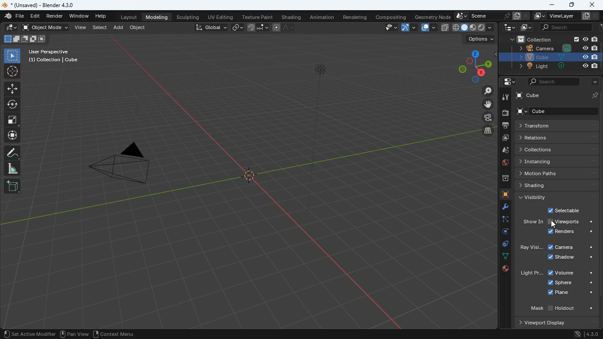  What do you see at coordinates (157, 17) in the screenshot?
I see `modeling` at bounding box center [157, 17].